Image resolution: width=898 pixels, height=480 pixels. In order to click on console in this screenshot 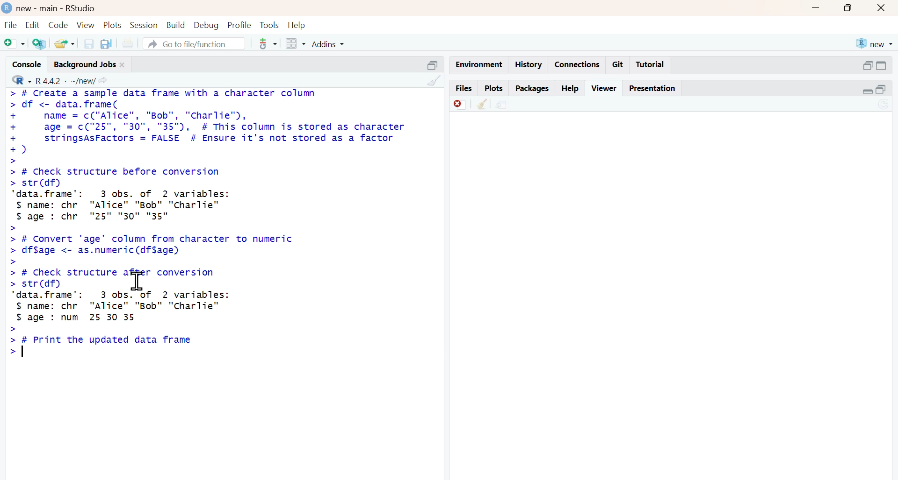, I will do `click(27, 65)`.